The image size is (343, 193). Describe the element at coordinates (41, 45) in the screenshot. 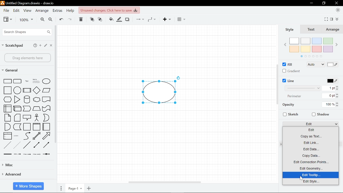

I see `Add scratchpad` at that location.